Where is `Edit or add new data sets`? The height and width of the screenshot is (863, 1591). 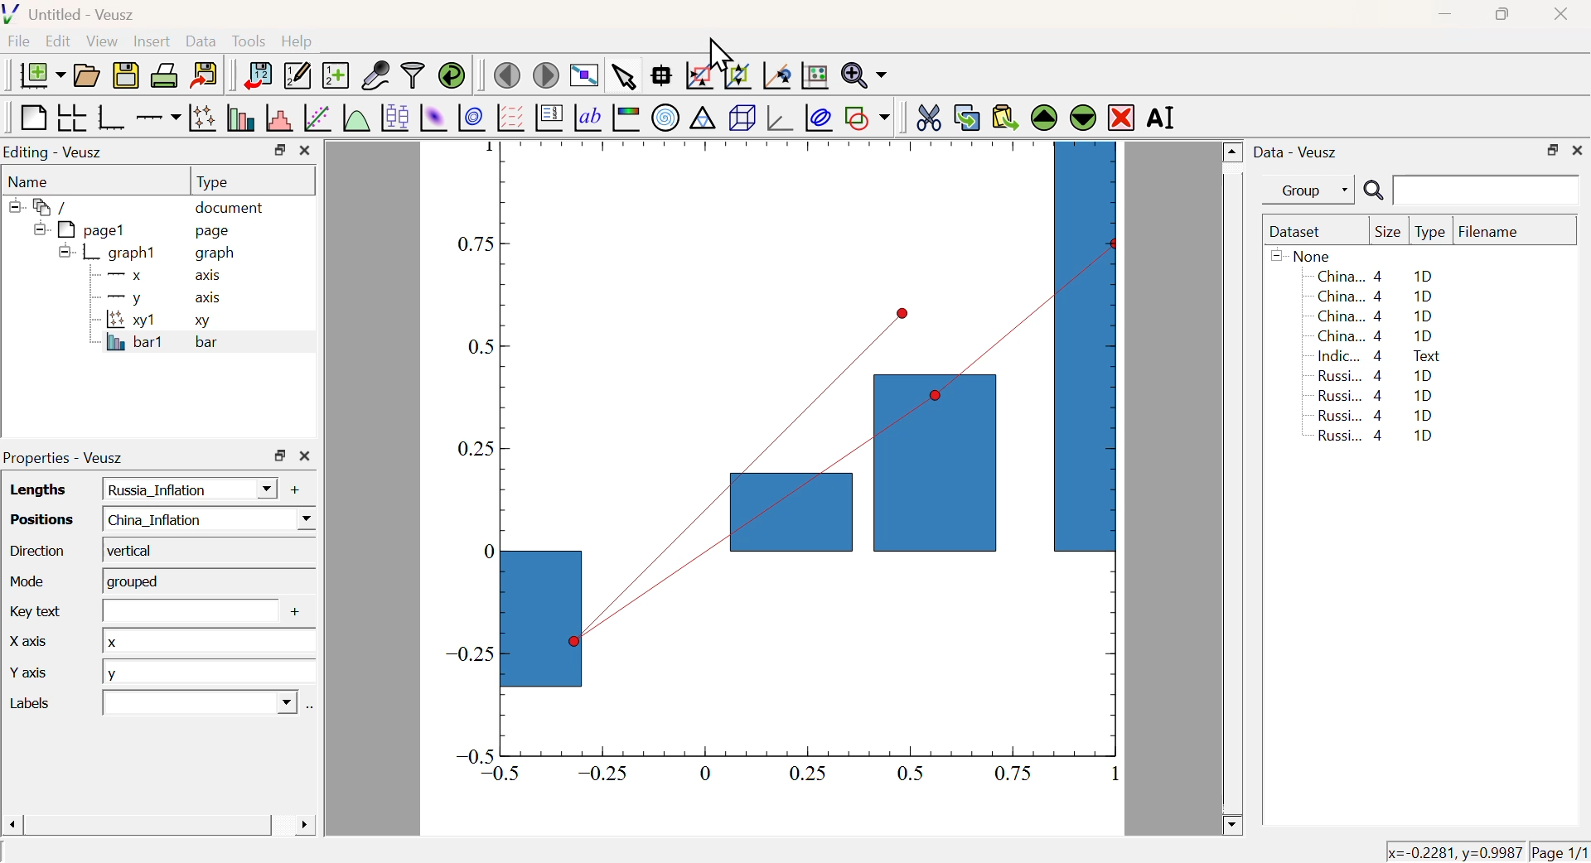
Edit or add new data sets is located at coordinates (295, 76).